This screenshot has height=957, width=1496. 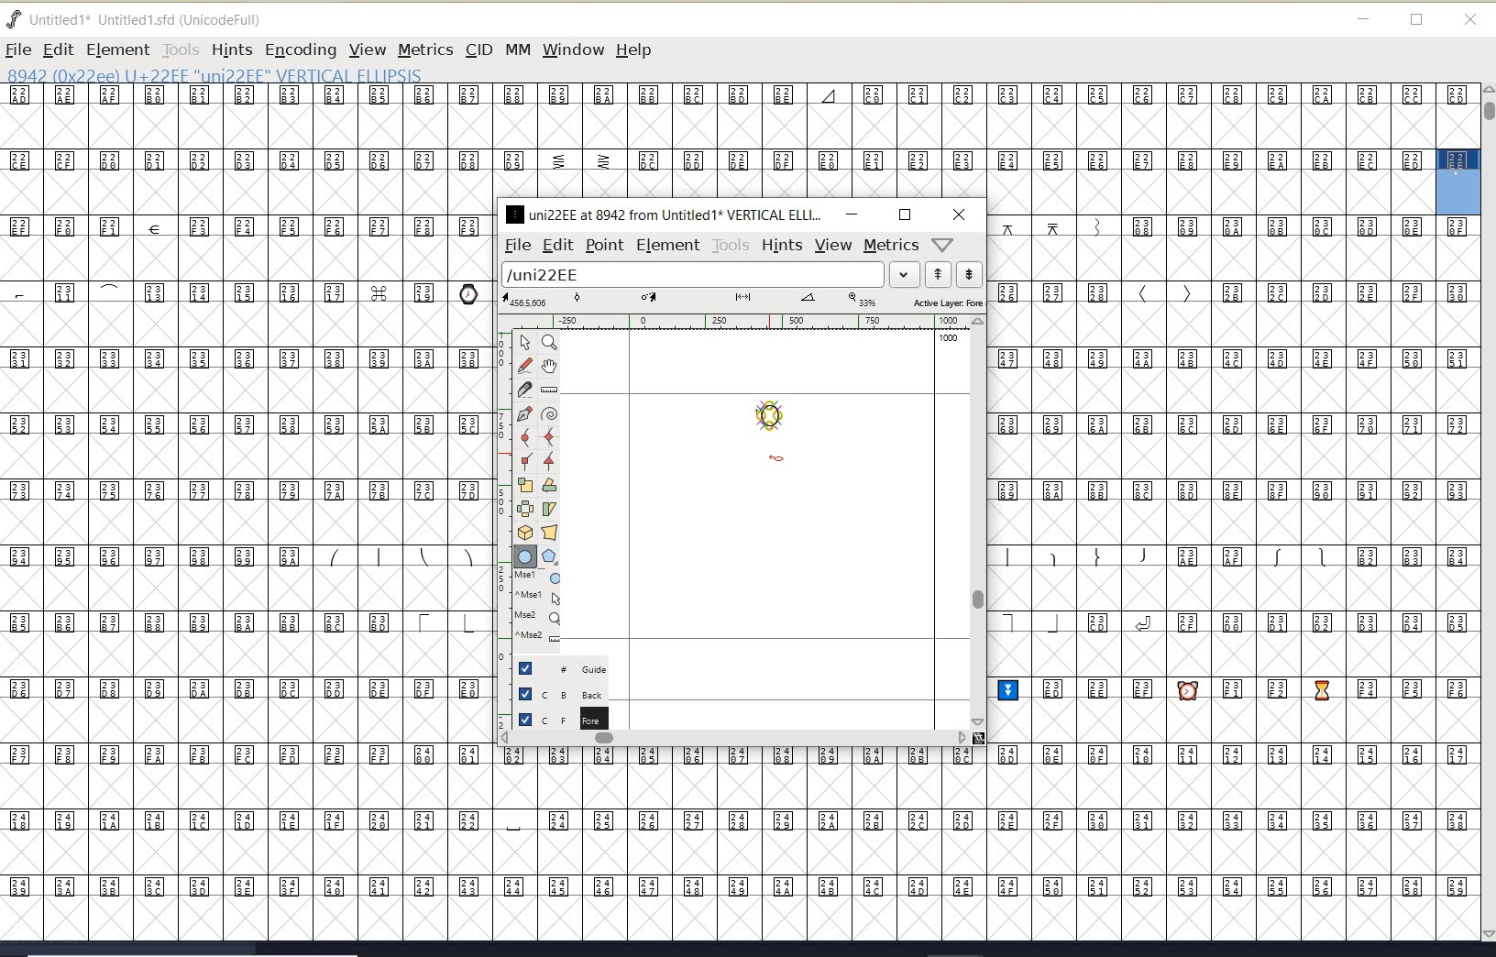 I want to click on untitled1* Untitled 1.sfd (UnicodeFull), so click(x=154, y=17).